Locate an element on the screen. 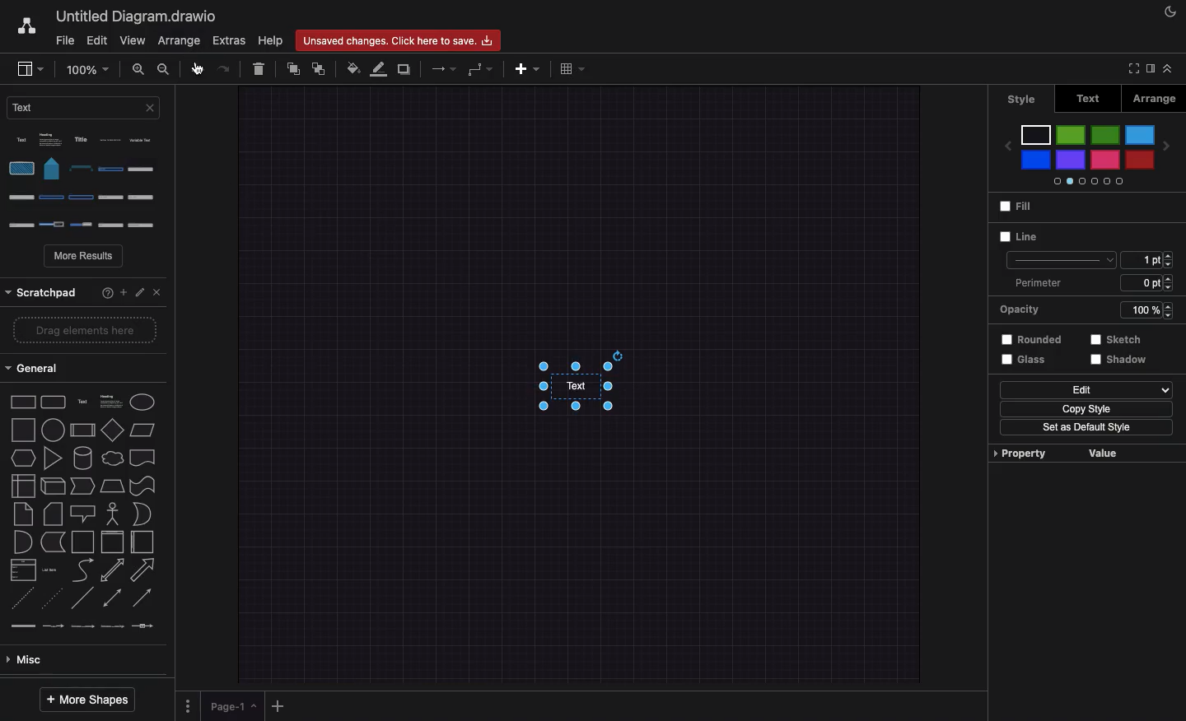  Arrange is located at coordinates (179, 41).